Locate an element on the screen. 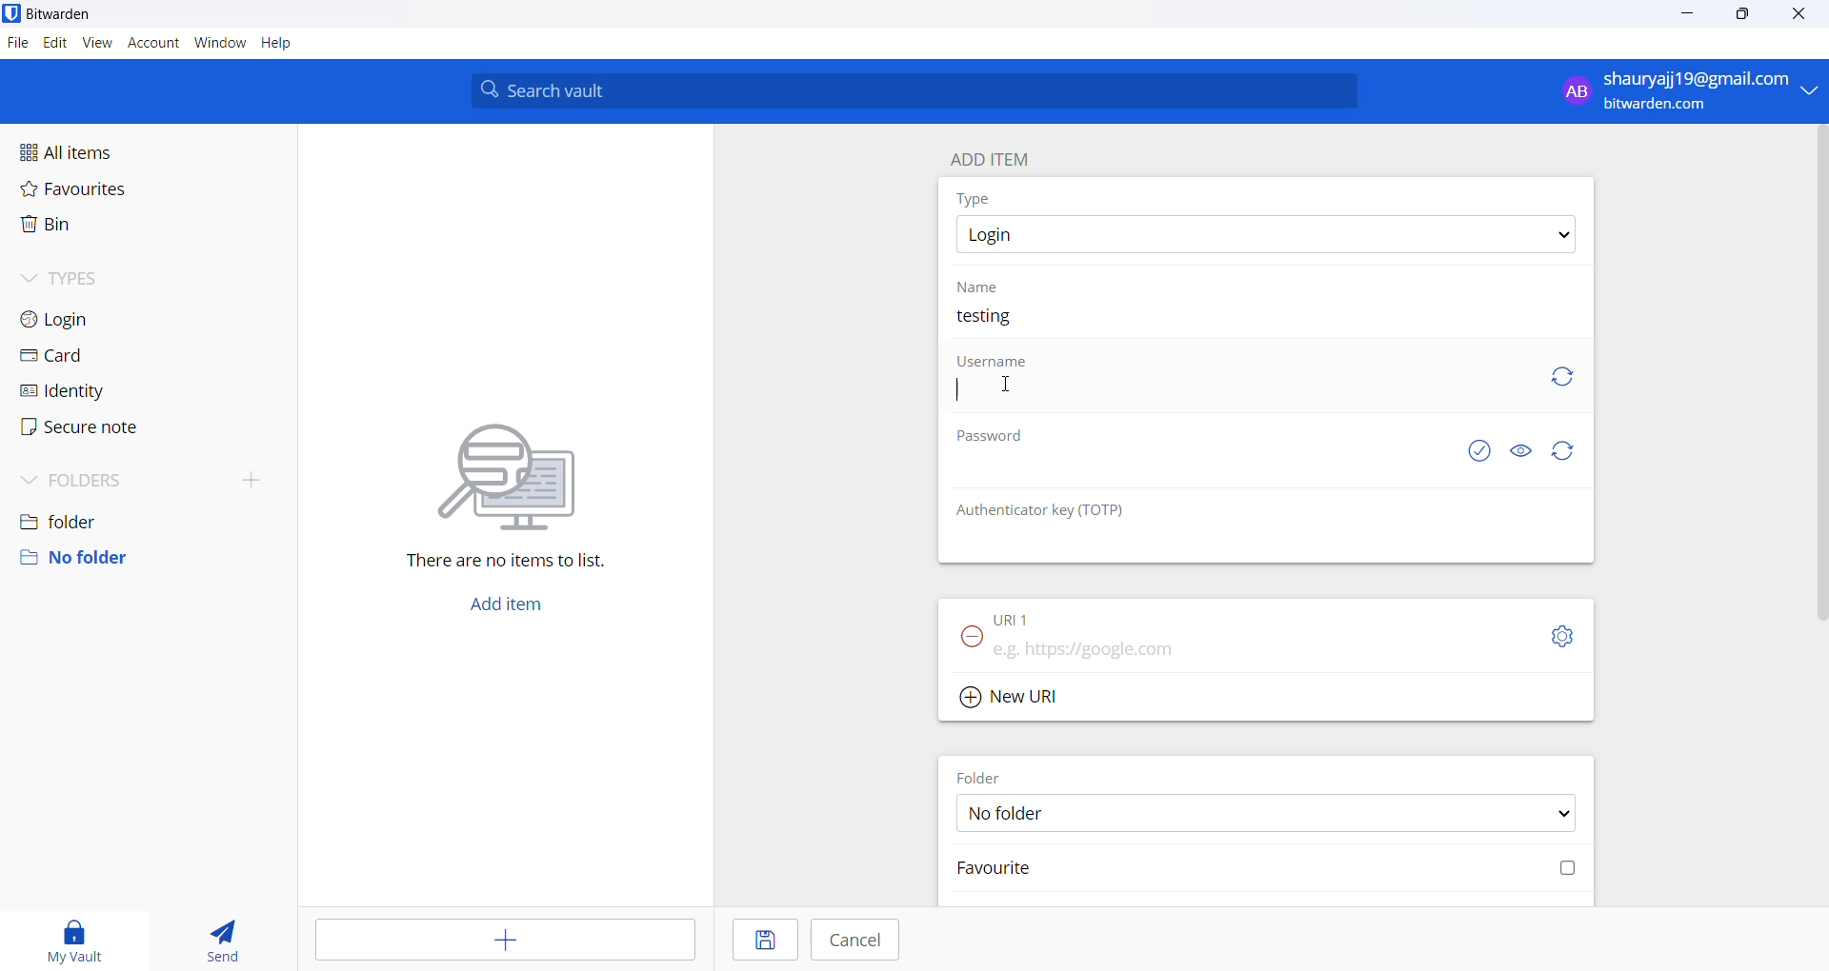  username input box is located at coordinates (1228, 395).